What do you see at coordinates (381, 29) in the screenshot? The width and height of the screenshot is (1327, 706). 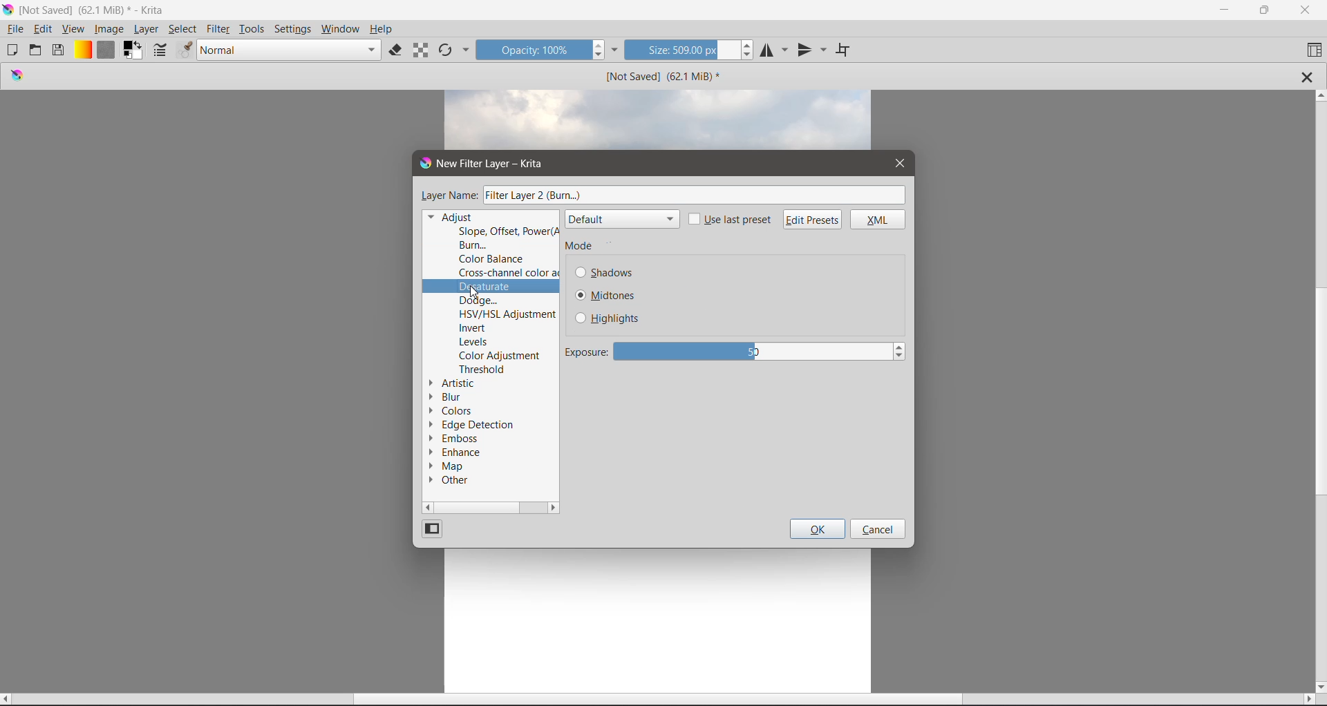 I see `Help` at bounding box center [381, 29].